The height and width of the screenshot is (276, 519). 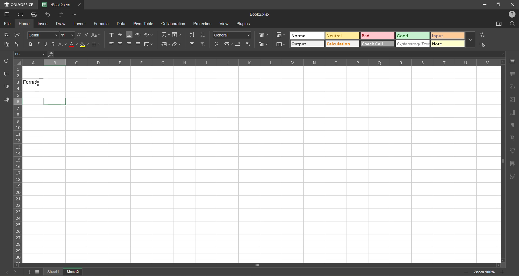 I want to click on Input area, so click(x=262, y=184).